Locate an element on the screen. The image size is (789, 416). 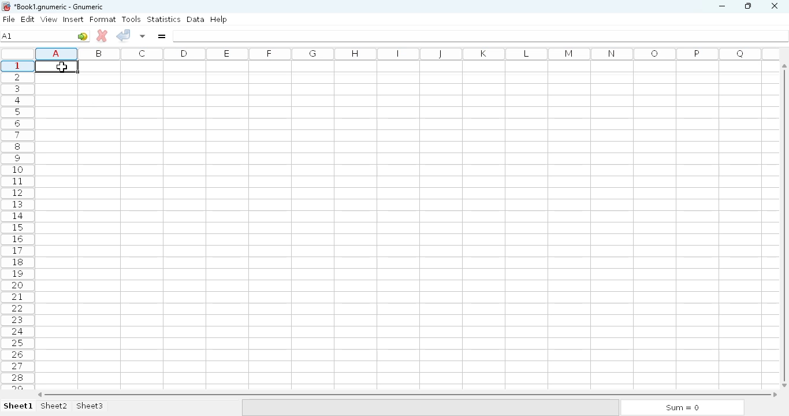
B5 is located at coordinates (8, 36).